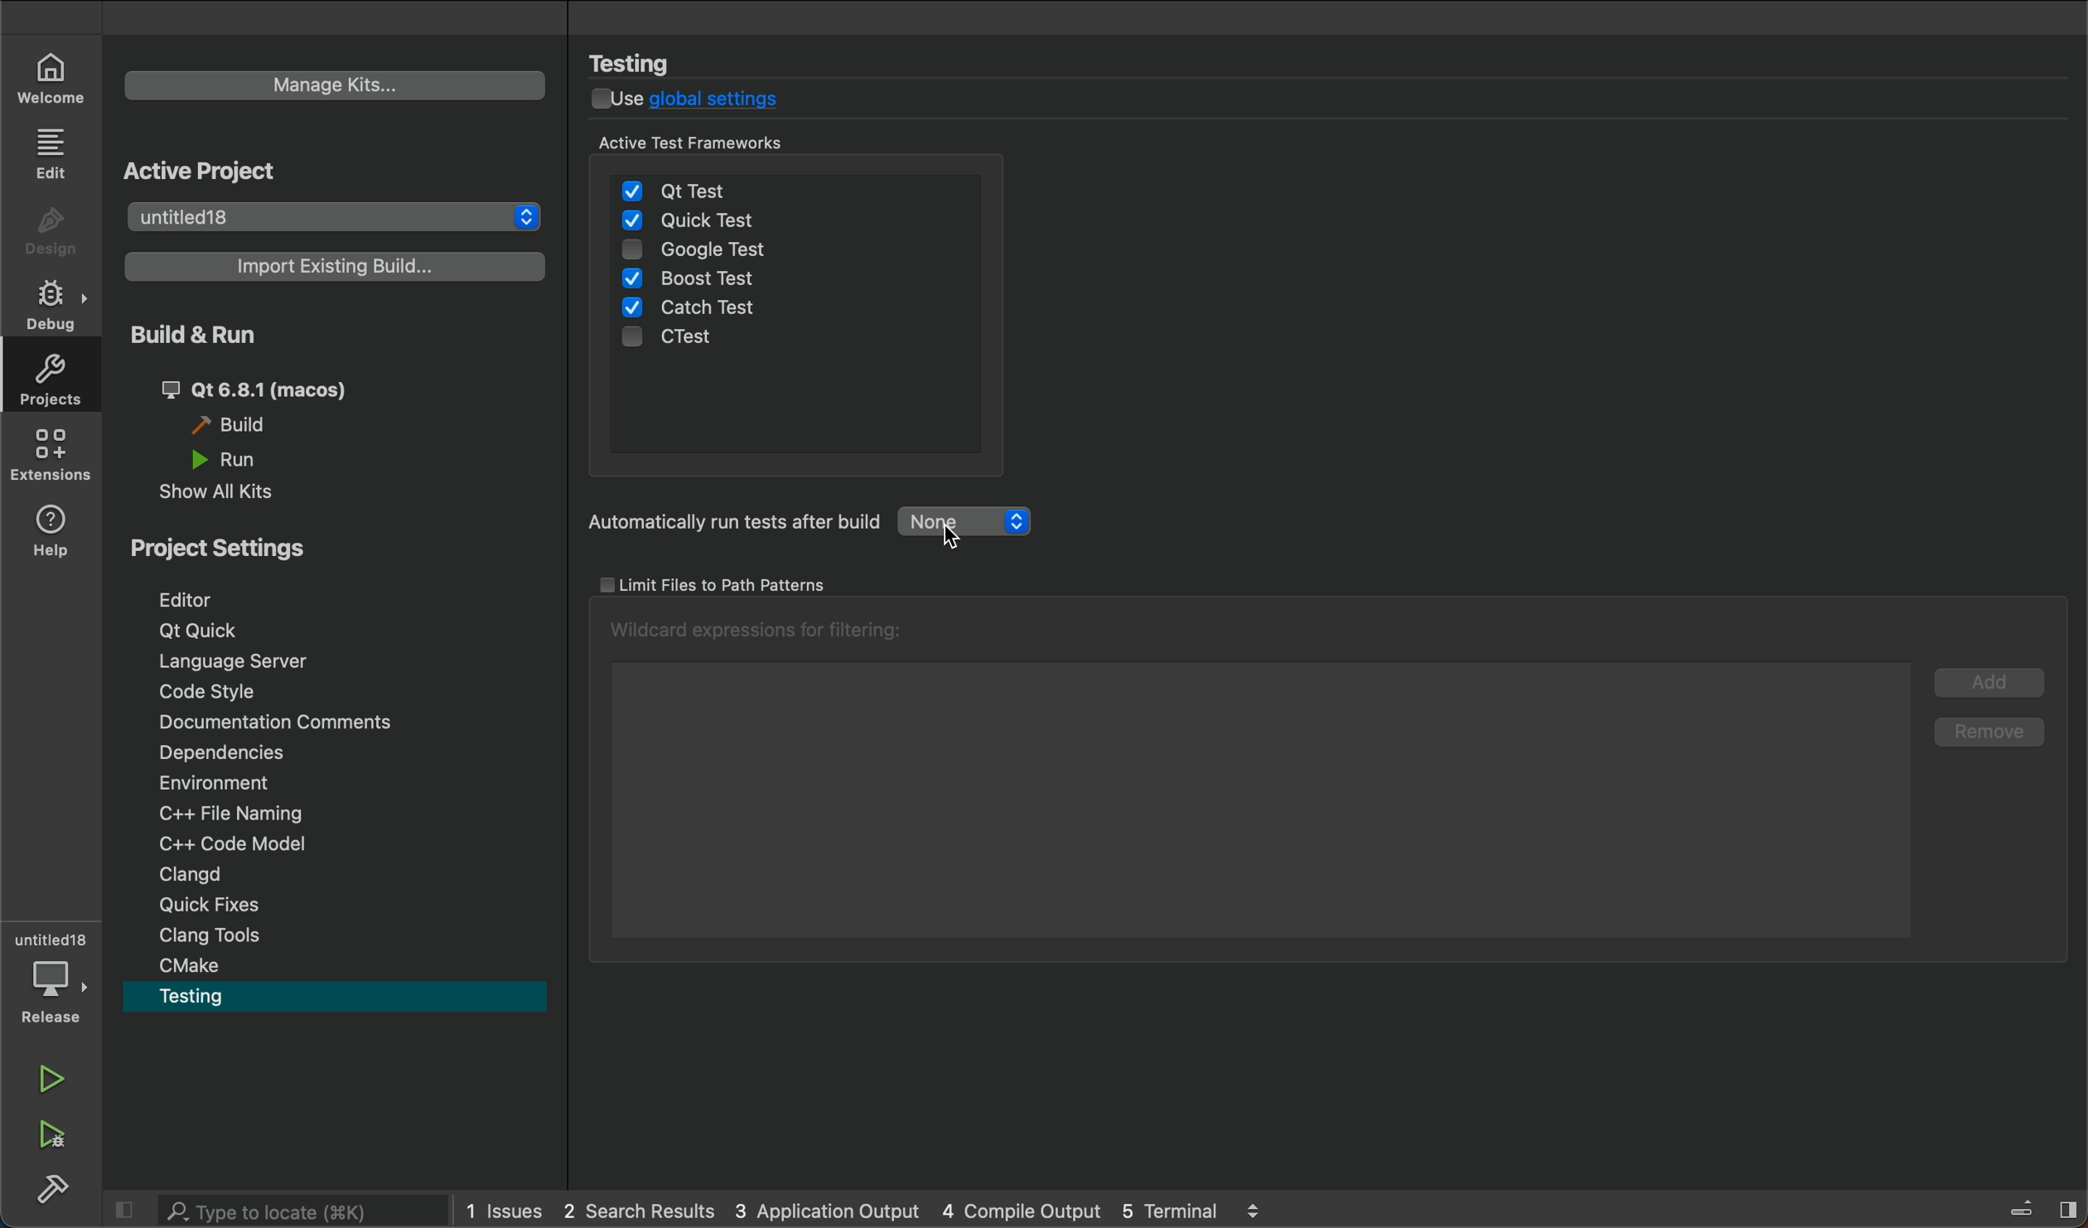 This screenshot has height=1228, width=2088. I want to click on testing, so click(648, 62).